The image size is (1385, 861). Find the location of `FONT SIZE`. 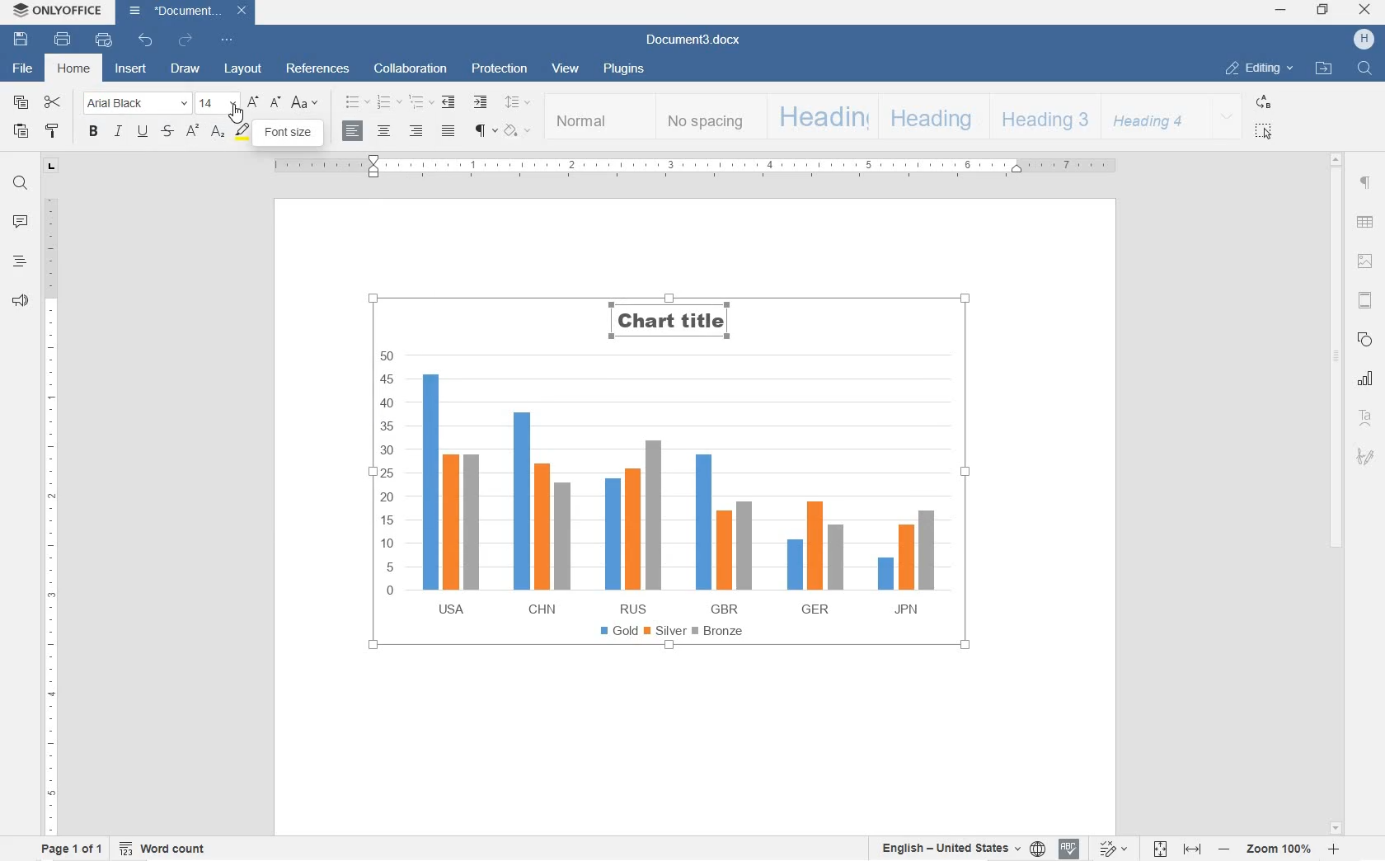

FONT SIZE is located at coordinates (218, 103).